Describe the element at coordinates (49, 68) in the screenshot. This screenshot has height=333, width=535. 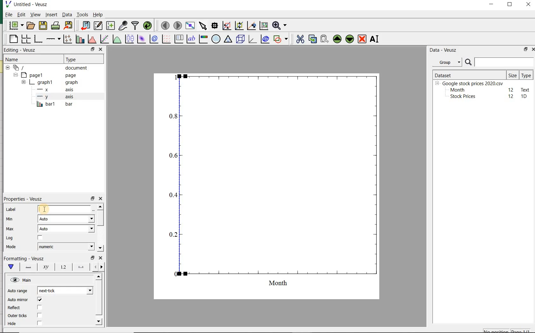
I see `document` at that location.